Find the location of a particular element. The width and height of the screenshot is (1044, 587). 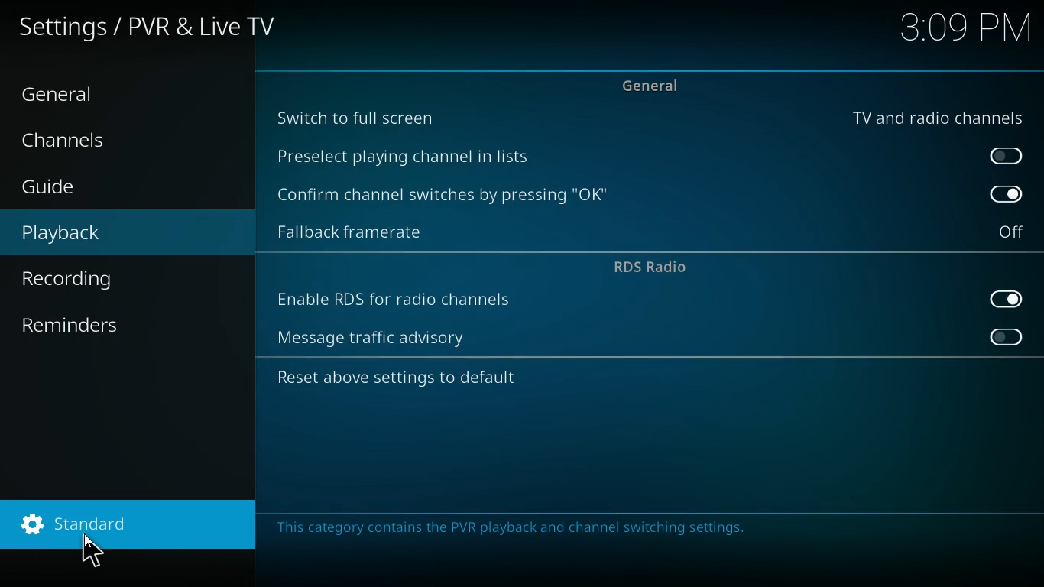

general  is located at coordinates (72, 96).